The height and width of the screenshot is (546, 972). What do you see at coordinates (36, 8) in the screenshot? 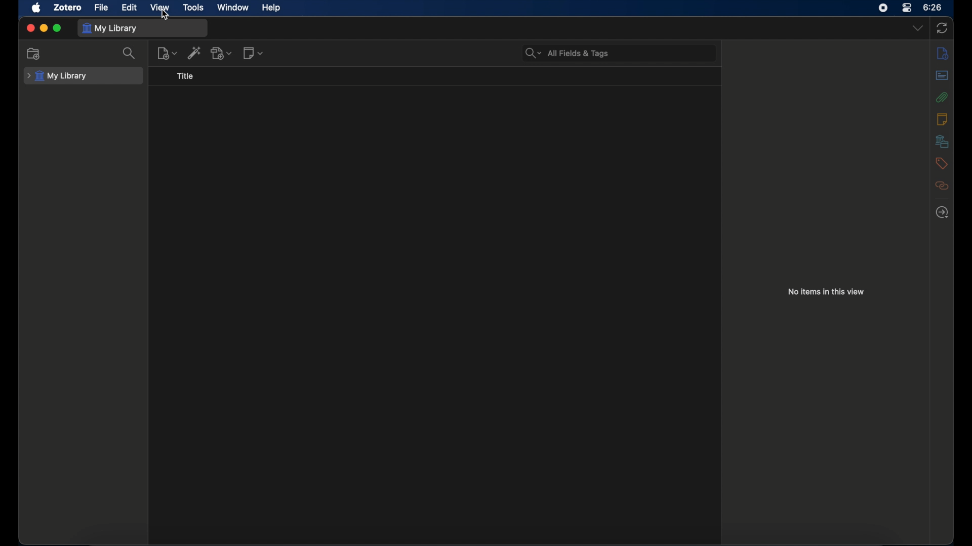
I see `apple icon` at bounding box center [36, 8].